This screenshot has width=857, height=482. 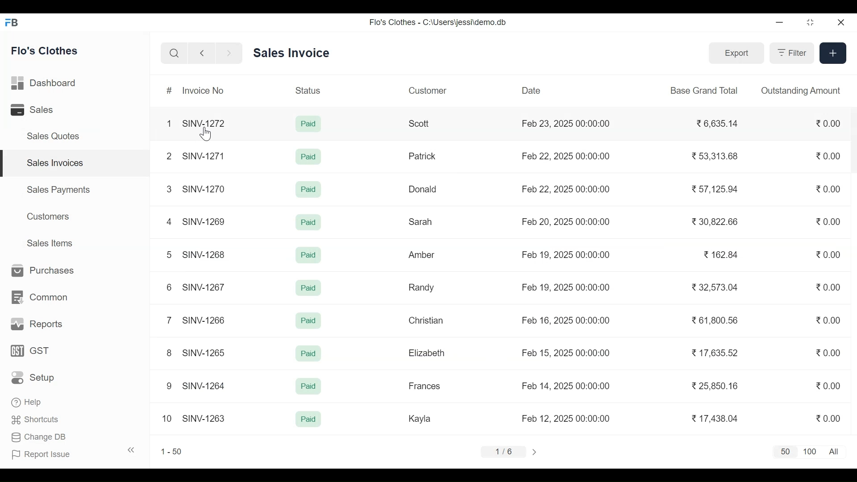 I want to click on Outstanding Amount, so click(x=801, y=91).